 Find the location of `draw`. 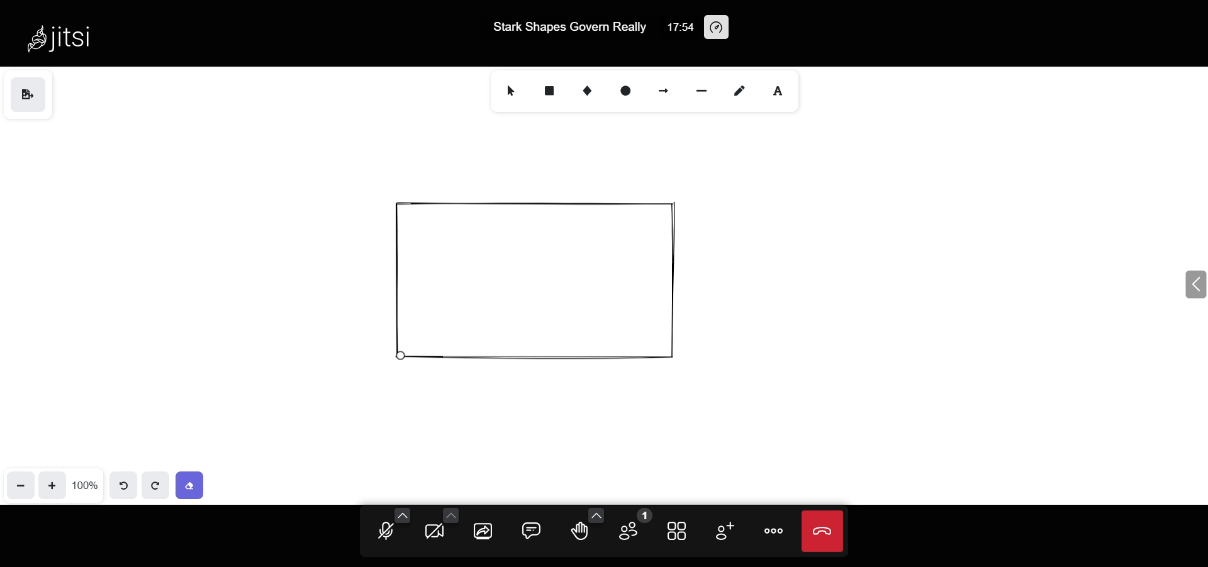

draw is located at coordinates (741, 91).